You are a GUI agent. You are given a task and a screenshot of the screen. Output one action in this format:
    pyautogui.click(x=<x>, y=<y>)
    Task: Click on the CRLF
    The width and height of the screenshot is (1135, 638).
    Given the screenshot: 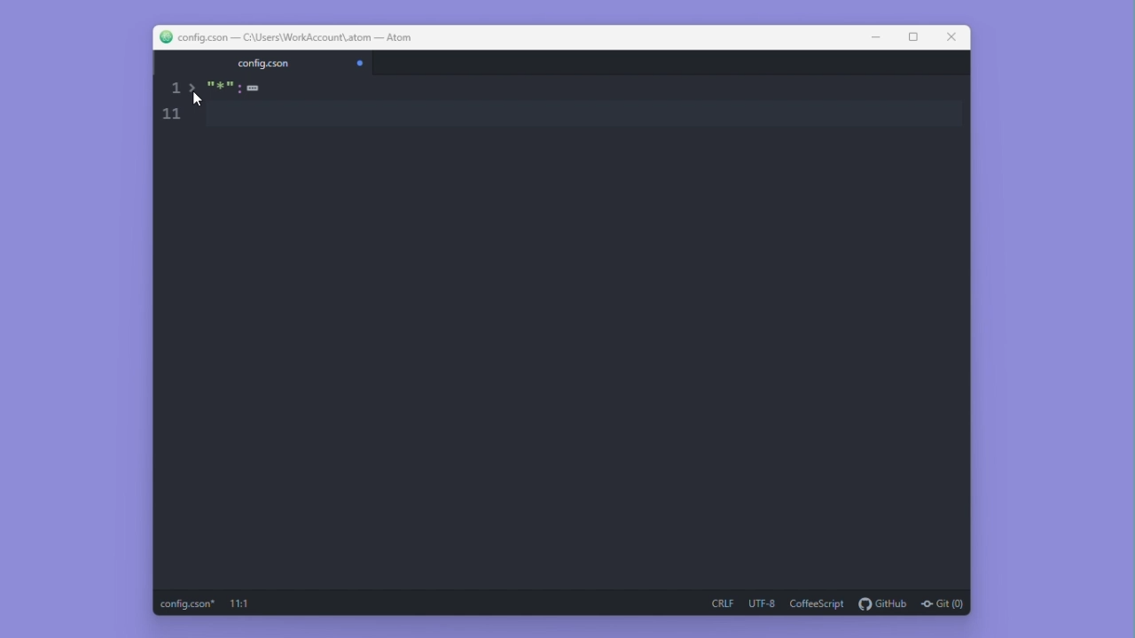 What is the action you would take?
    pyautogui.click(x=723, y=604)
    